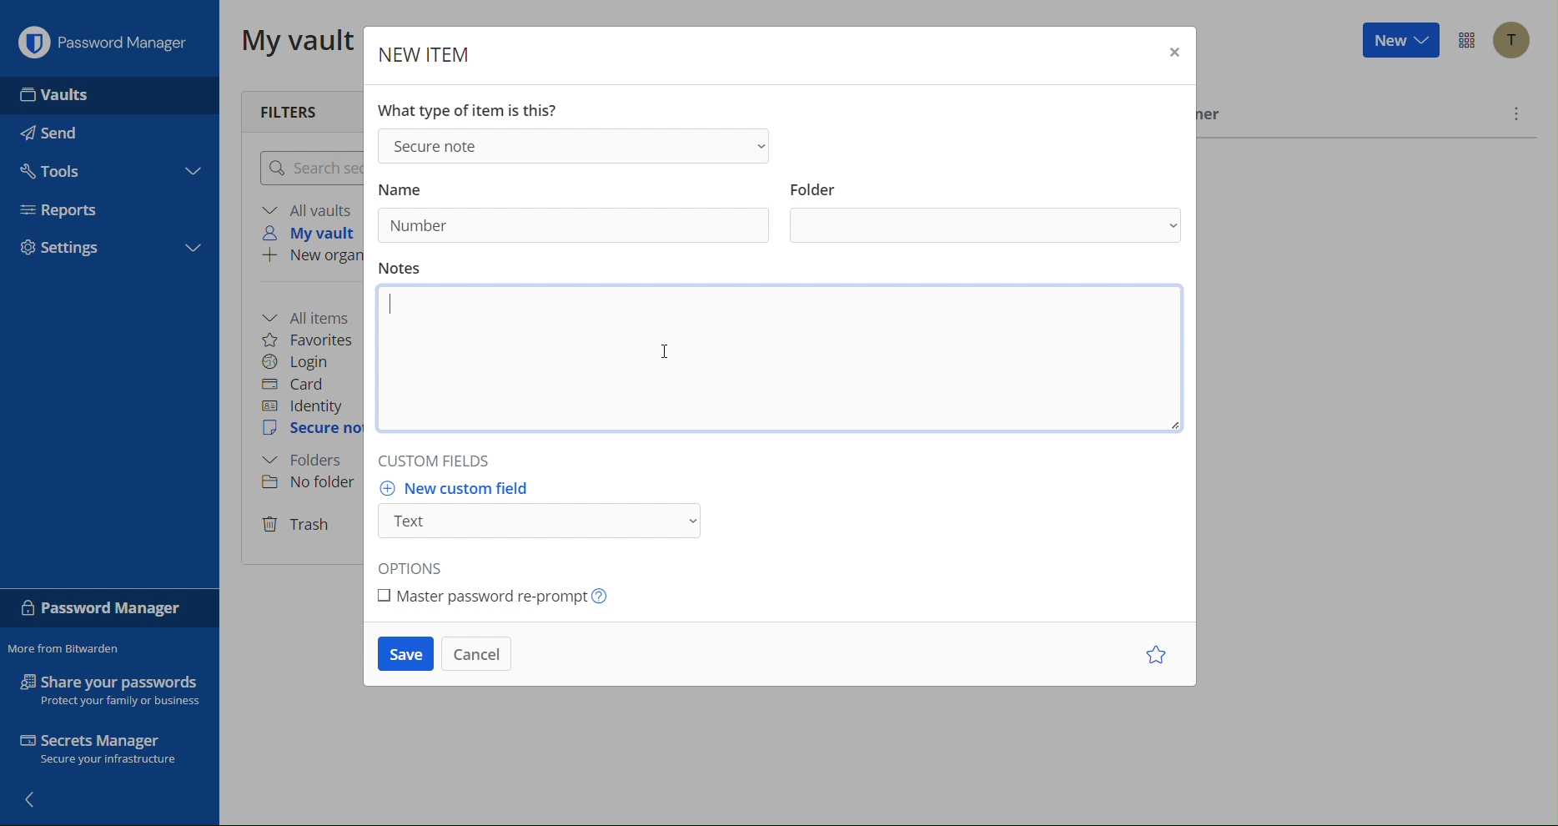 Image resolution: width=1558 pixels, height=826 pixels. Describe the element at coordinates (405, 657) in the screenshot. I see `Save` at that location.